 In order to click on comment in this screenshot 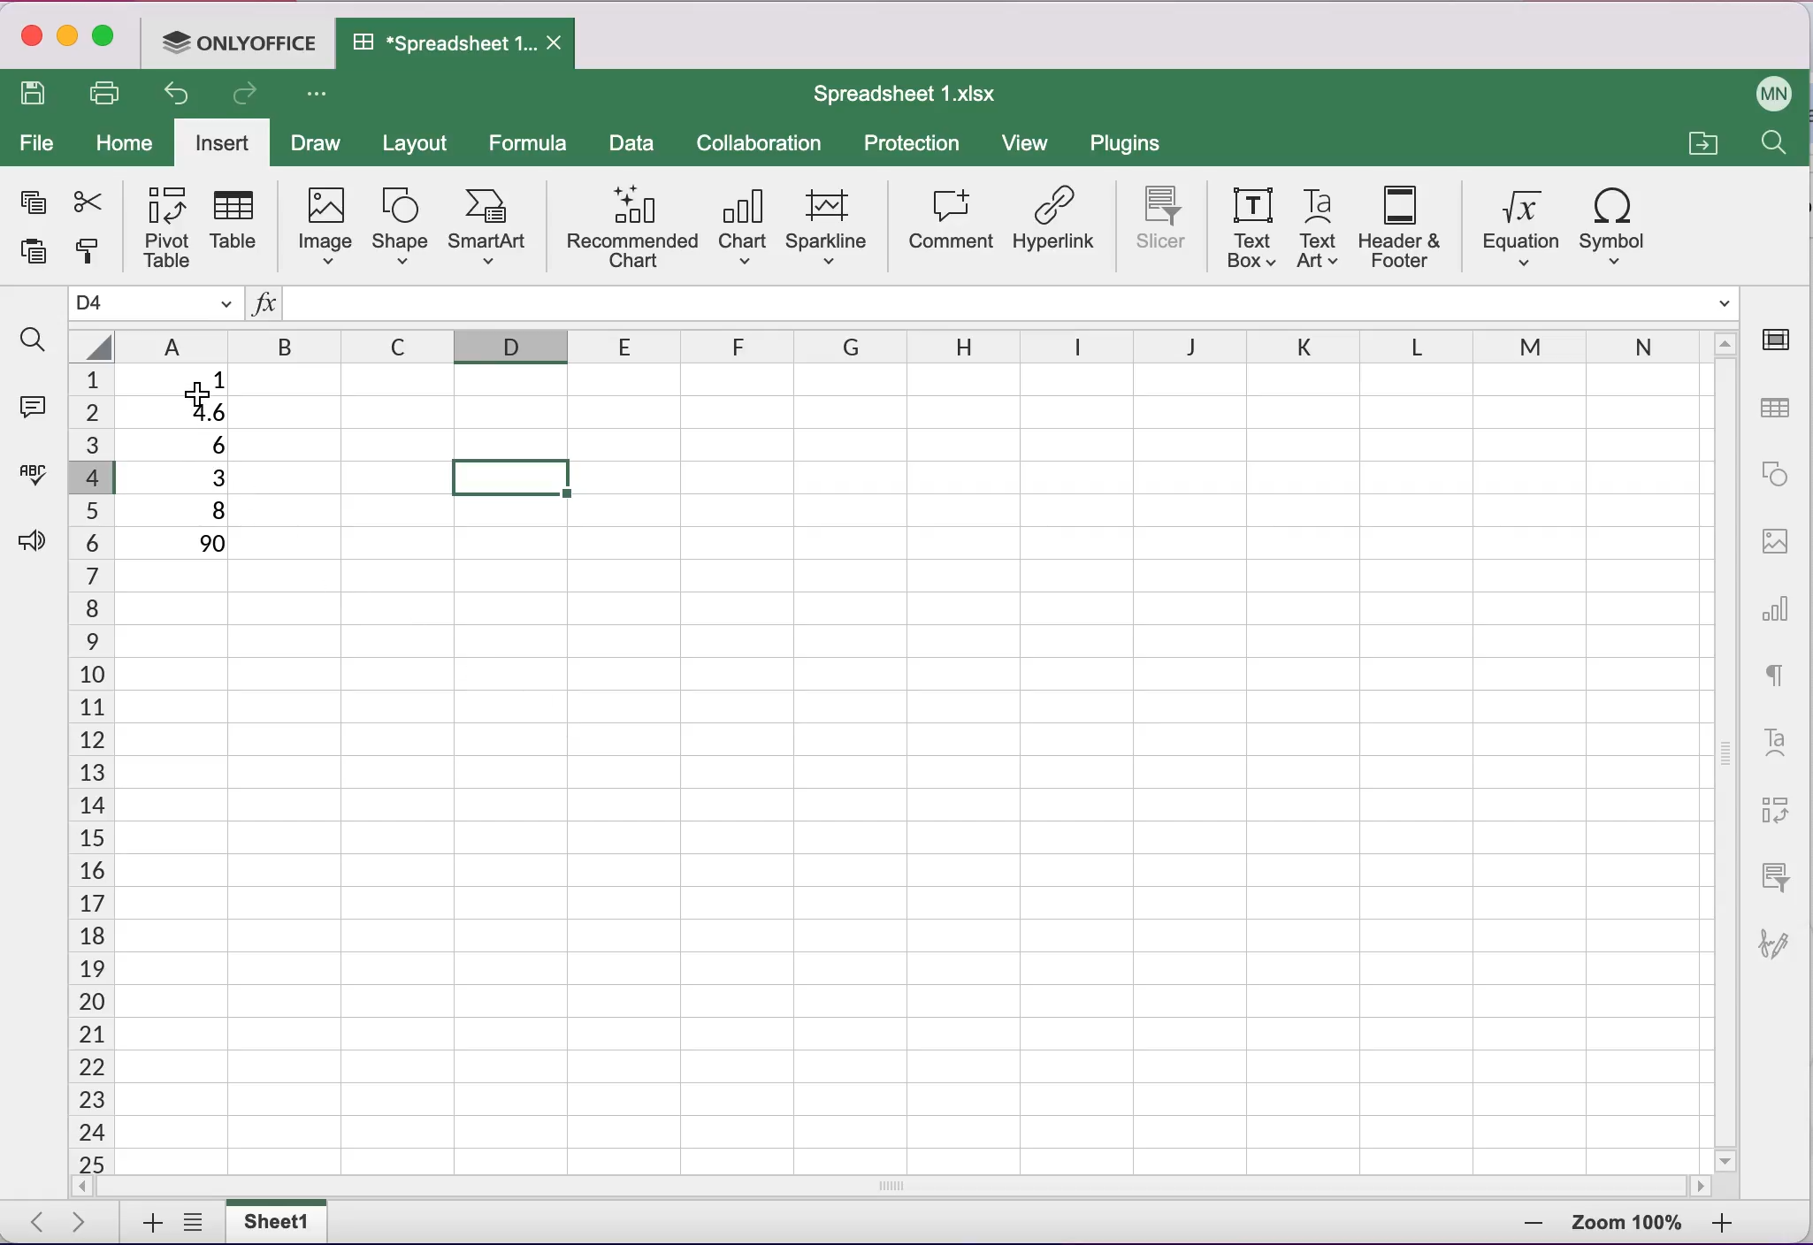, I will do `click(950, 225)`.